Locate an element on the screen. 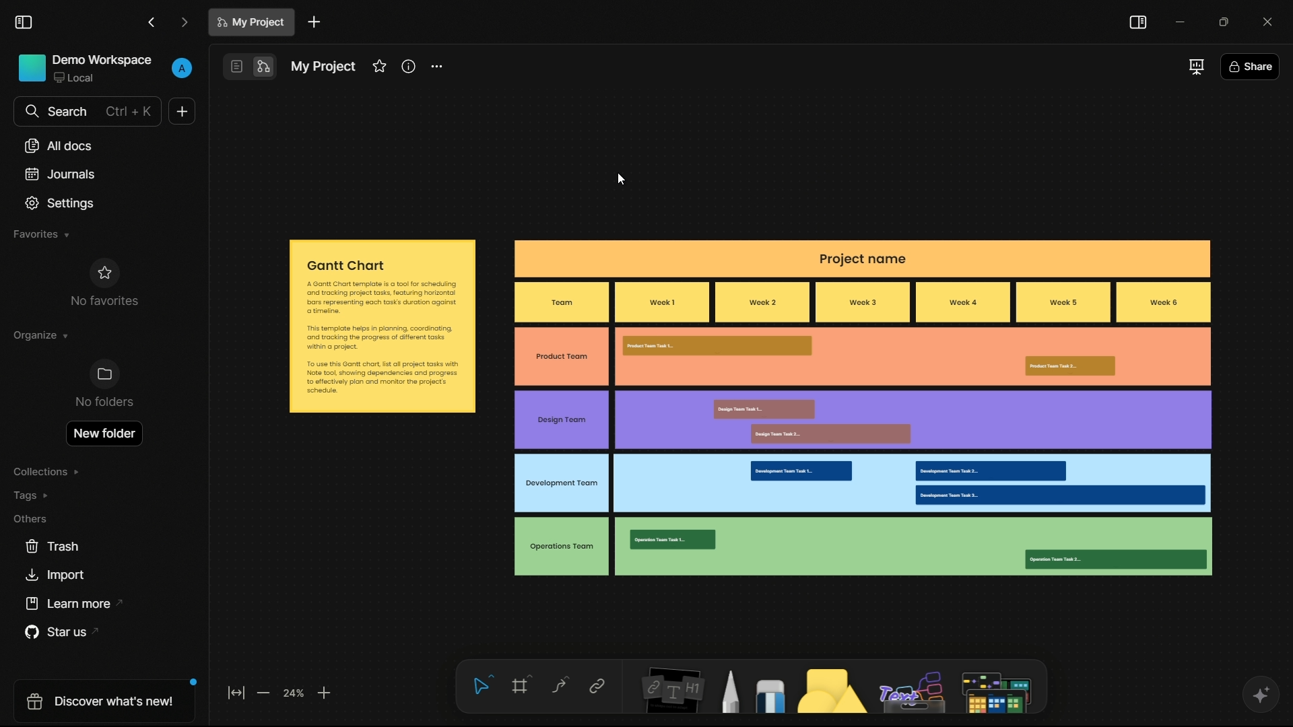  page mode is located at coordinates (236, 66).